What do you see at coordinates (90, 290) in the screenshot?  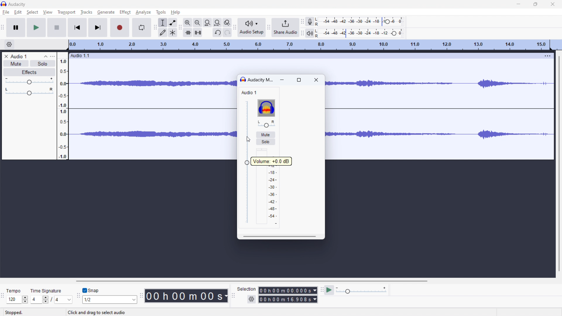 I see `toggle snap` at bounding box center [90, 290].